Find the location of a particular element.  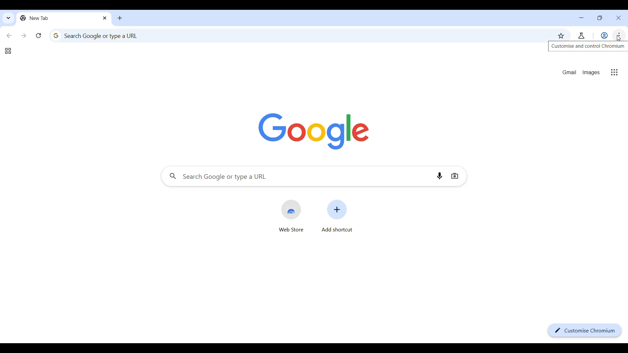

Open a new tab is located at coordinates (120, 18).